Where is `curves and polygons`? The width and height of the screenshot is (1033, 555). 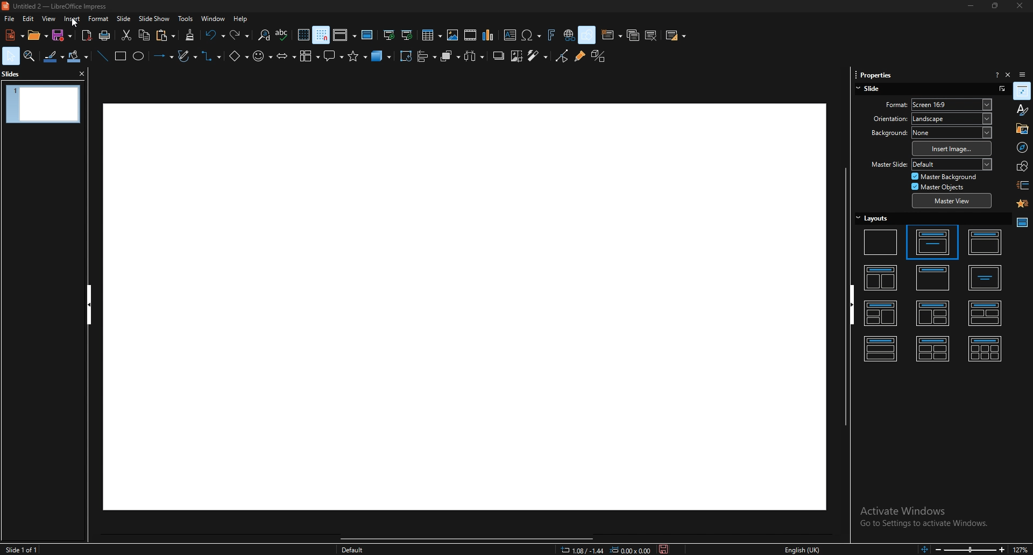 curves and polygons is located at coordinates (188, 55).